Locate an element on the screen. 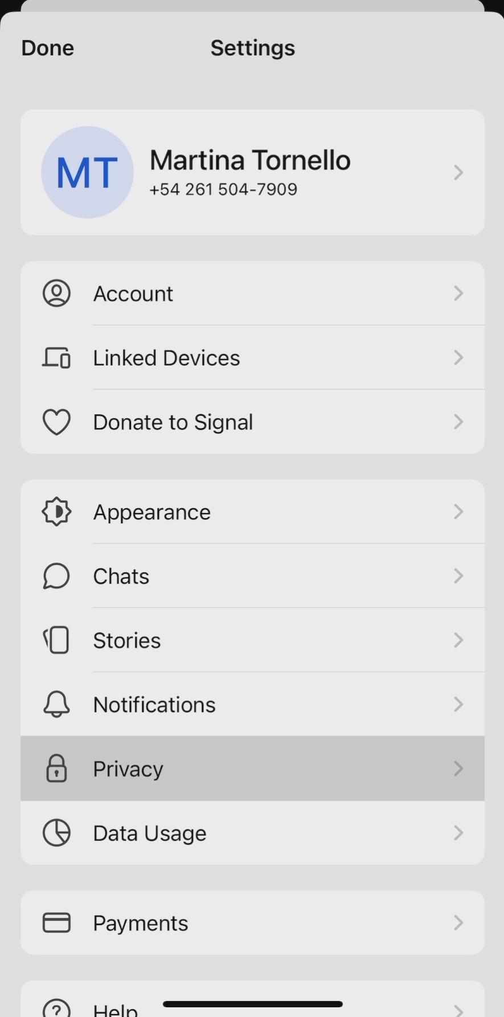 The width and height of the screenshot is (504, 1017). linked devices is located at coordinates (250, 357).